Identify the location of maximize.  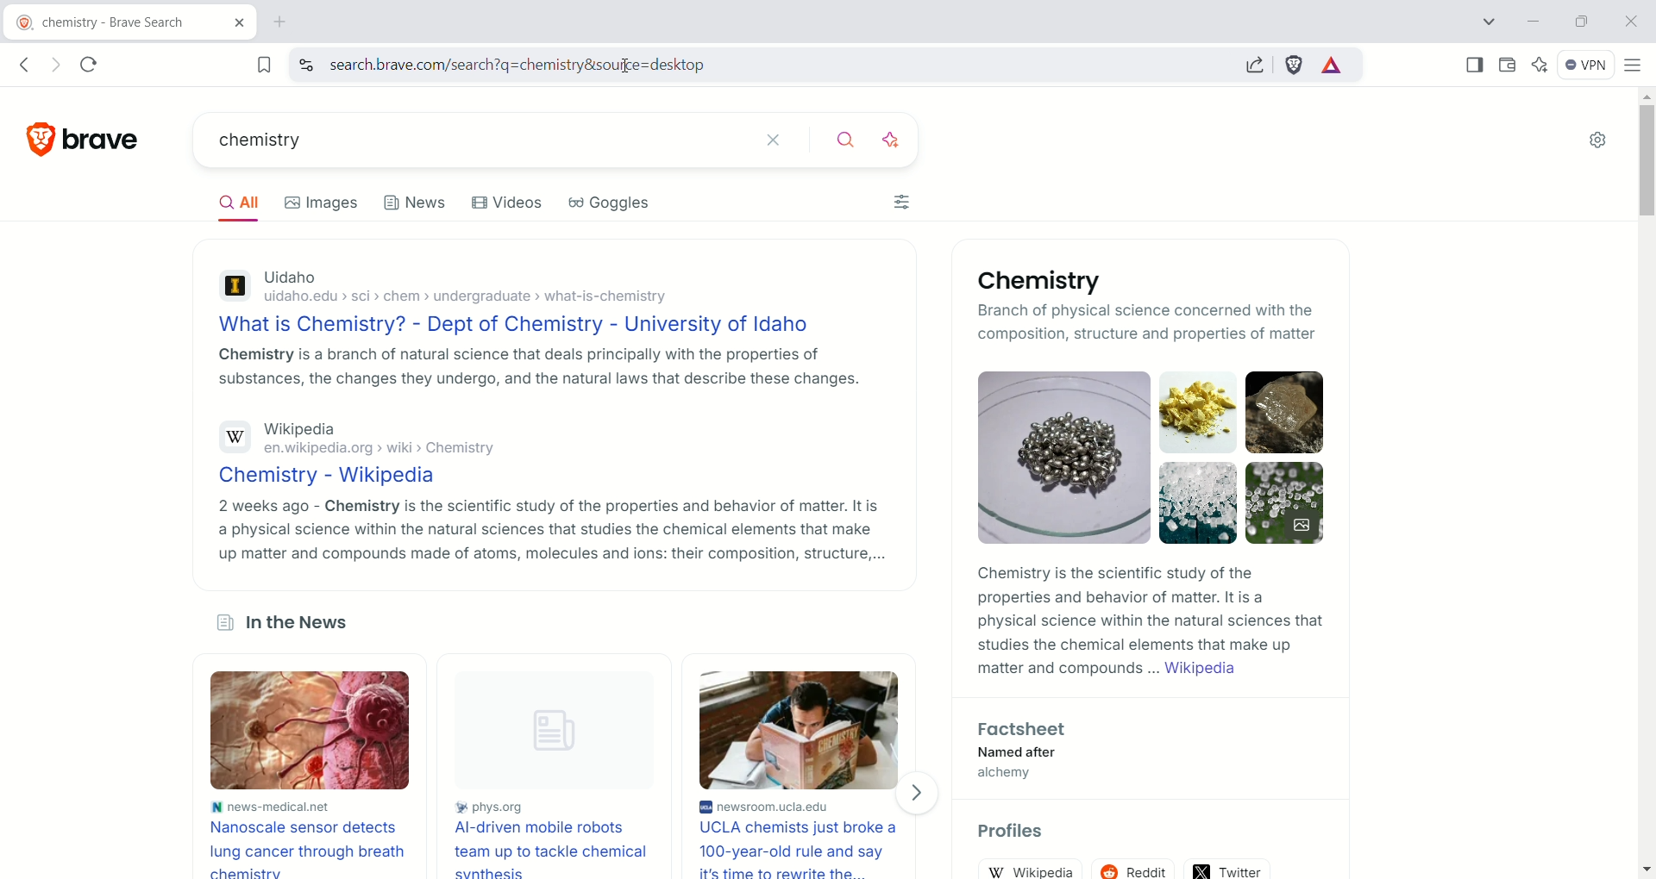
(1582, 22).